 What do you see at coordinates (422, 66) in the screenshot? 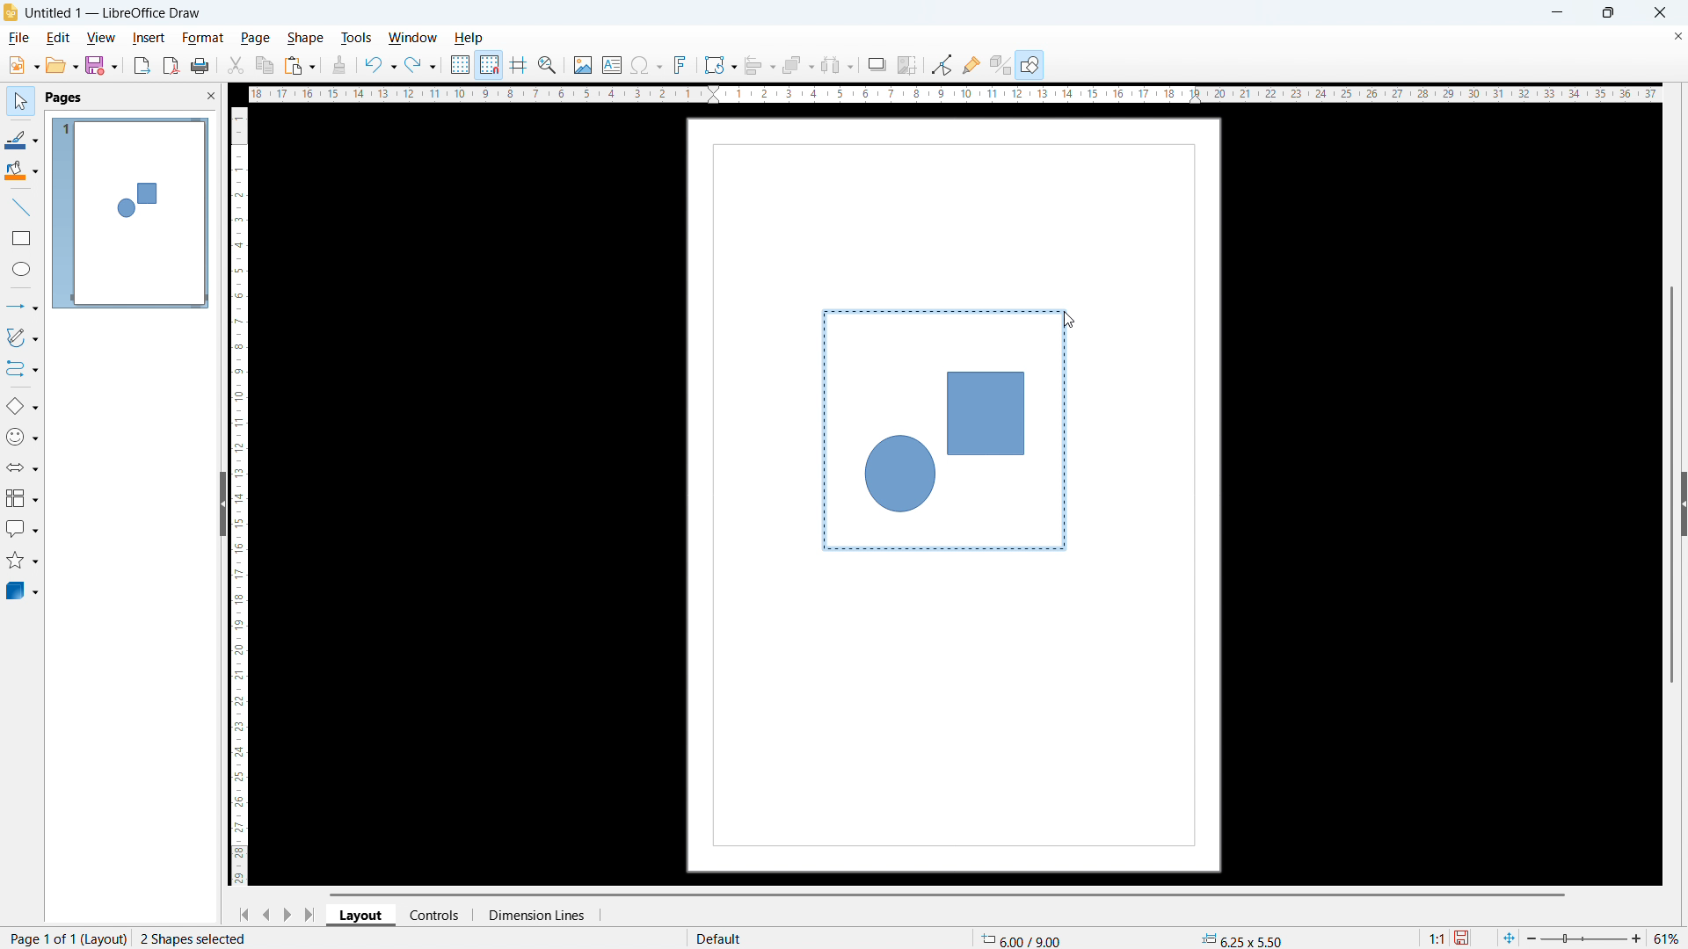
I see `redo` at bounding box center [422, 66].